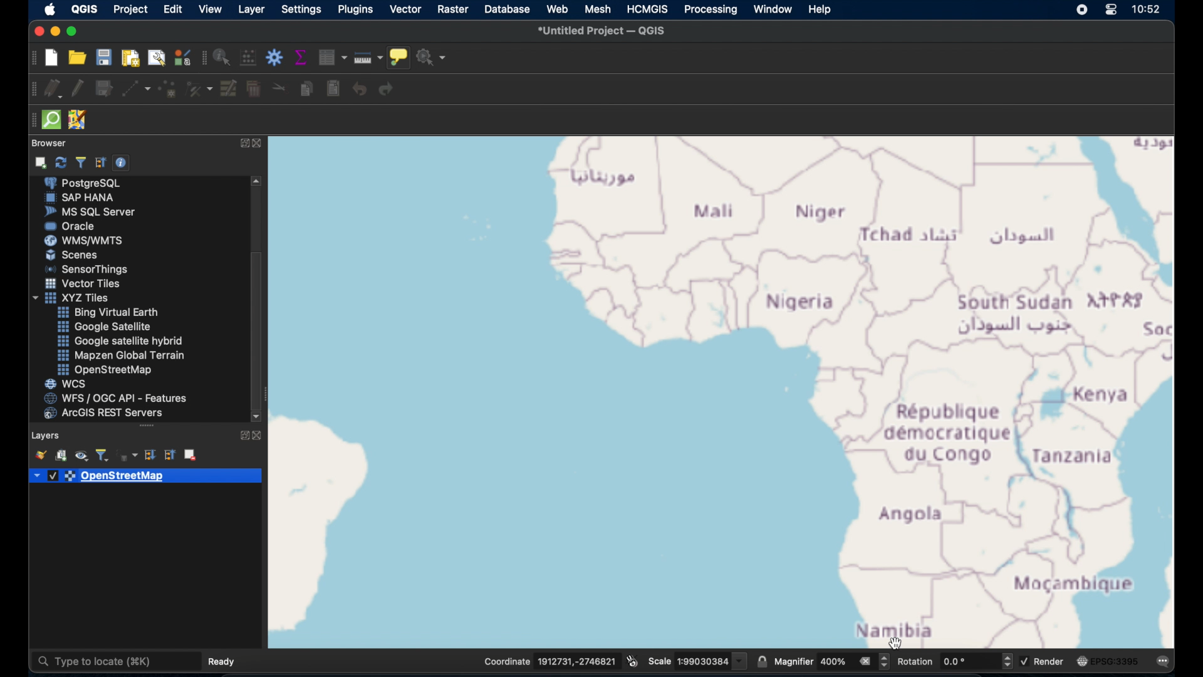 The image size is (1203, 677). I want to click on copy features, so click(304, 89).